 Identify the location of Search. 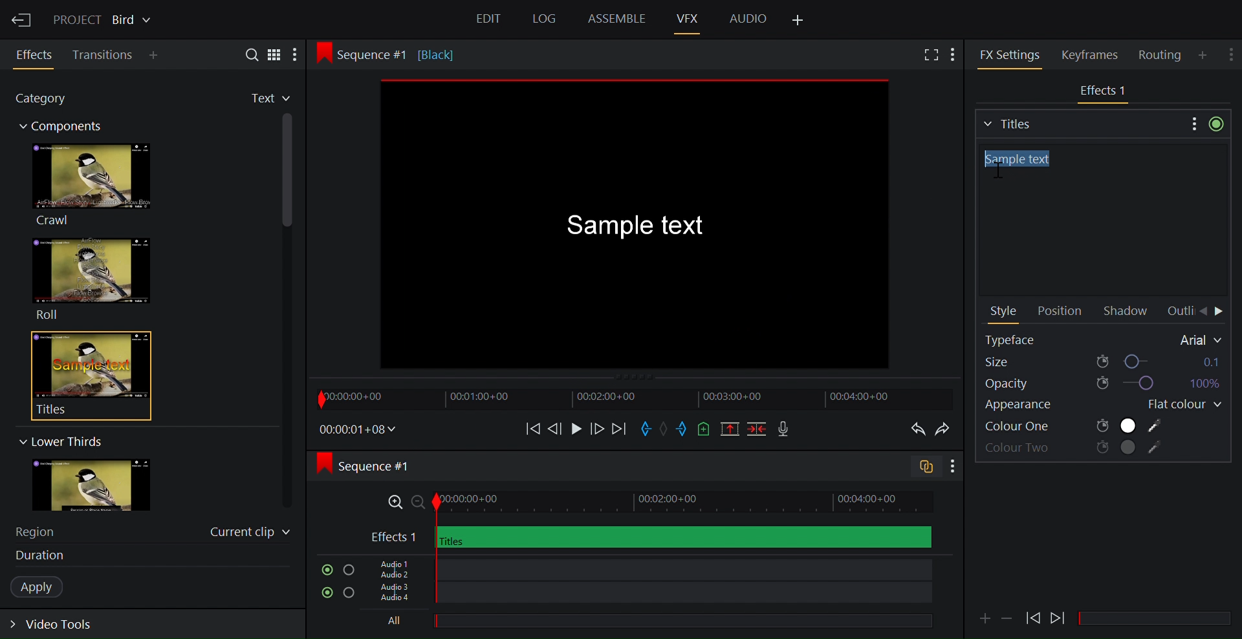
(246, 54).